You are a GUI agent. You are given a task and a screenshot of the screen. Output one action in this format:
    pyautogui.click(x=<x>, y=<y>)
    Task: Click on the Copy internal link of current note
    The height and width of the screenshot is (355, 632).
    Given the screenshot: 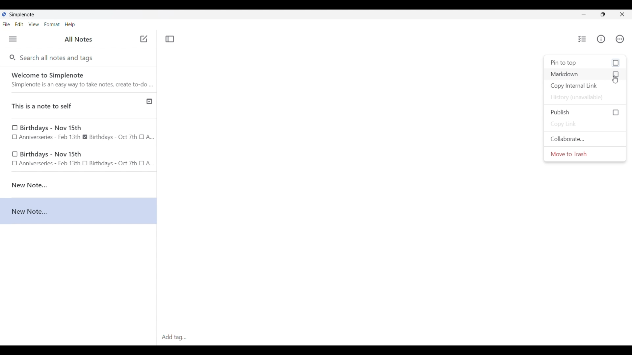 What is the action you would take?
    pyautogui.click(x=585, y=86)
    